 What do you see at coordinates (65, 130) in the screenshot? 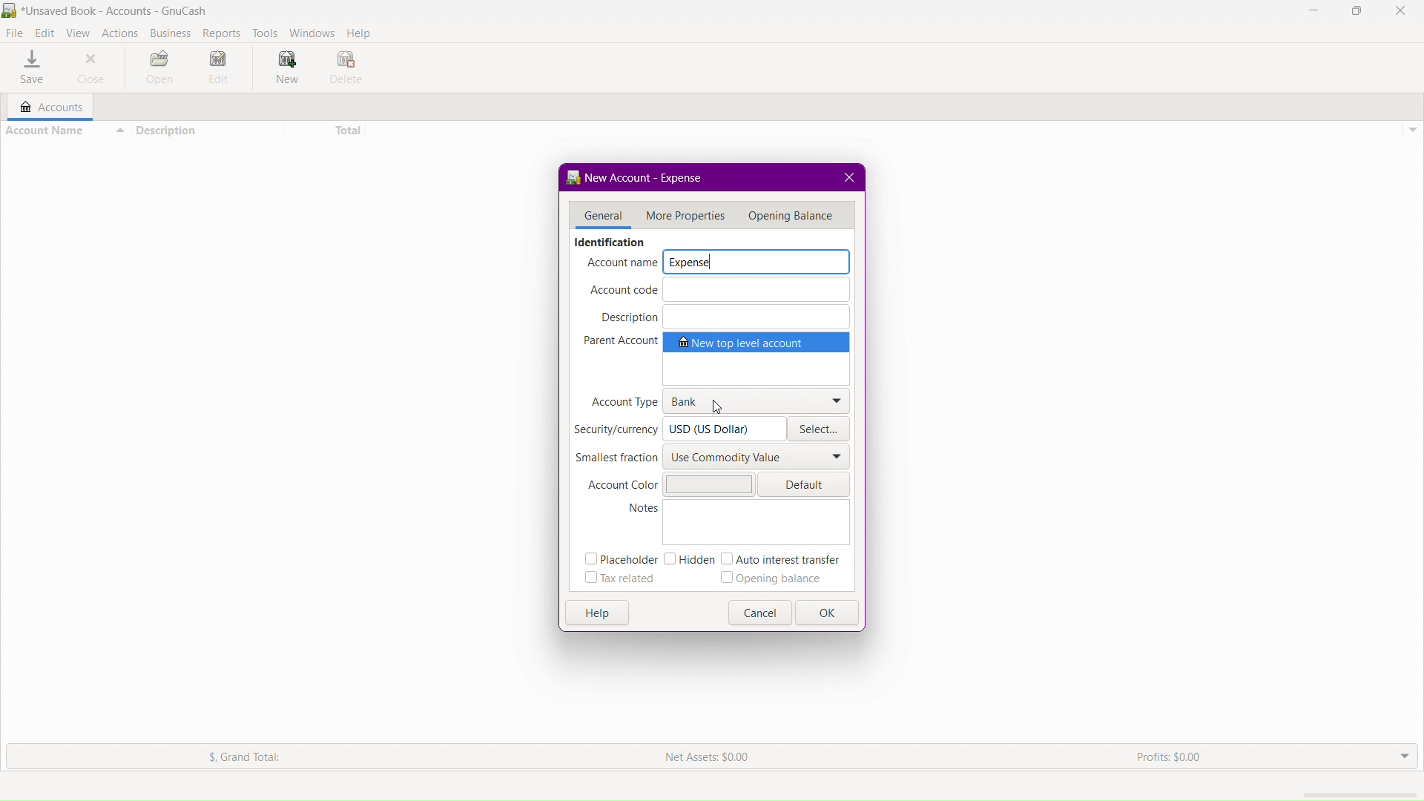
I see `Account Name` at bounding box center [65, 130].